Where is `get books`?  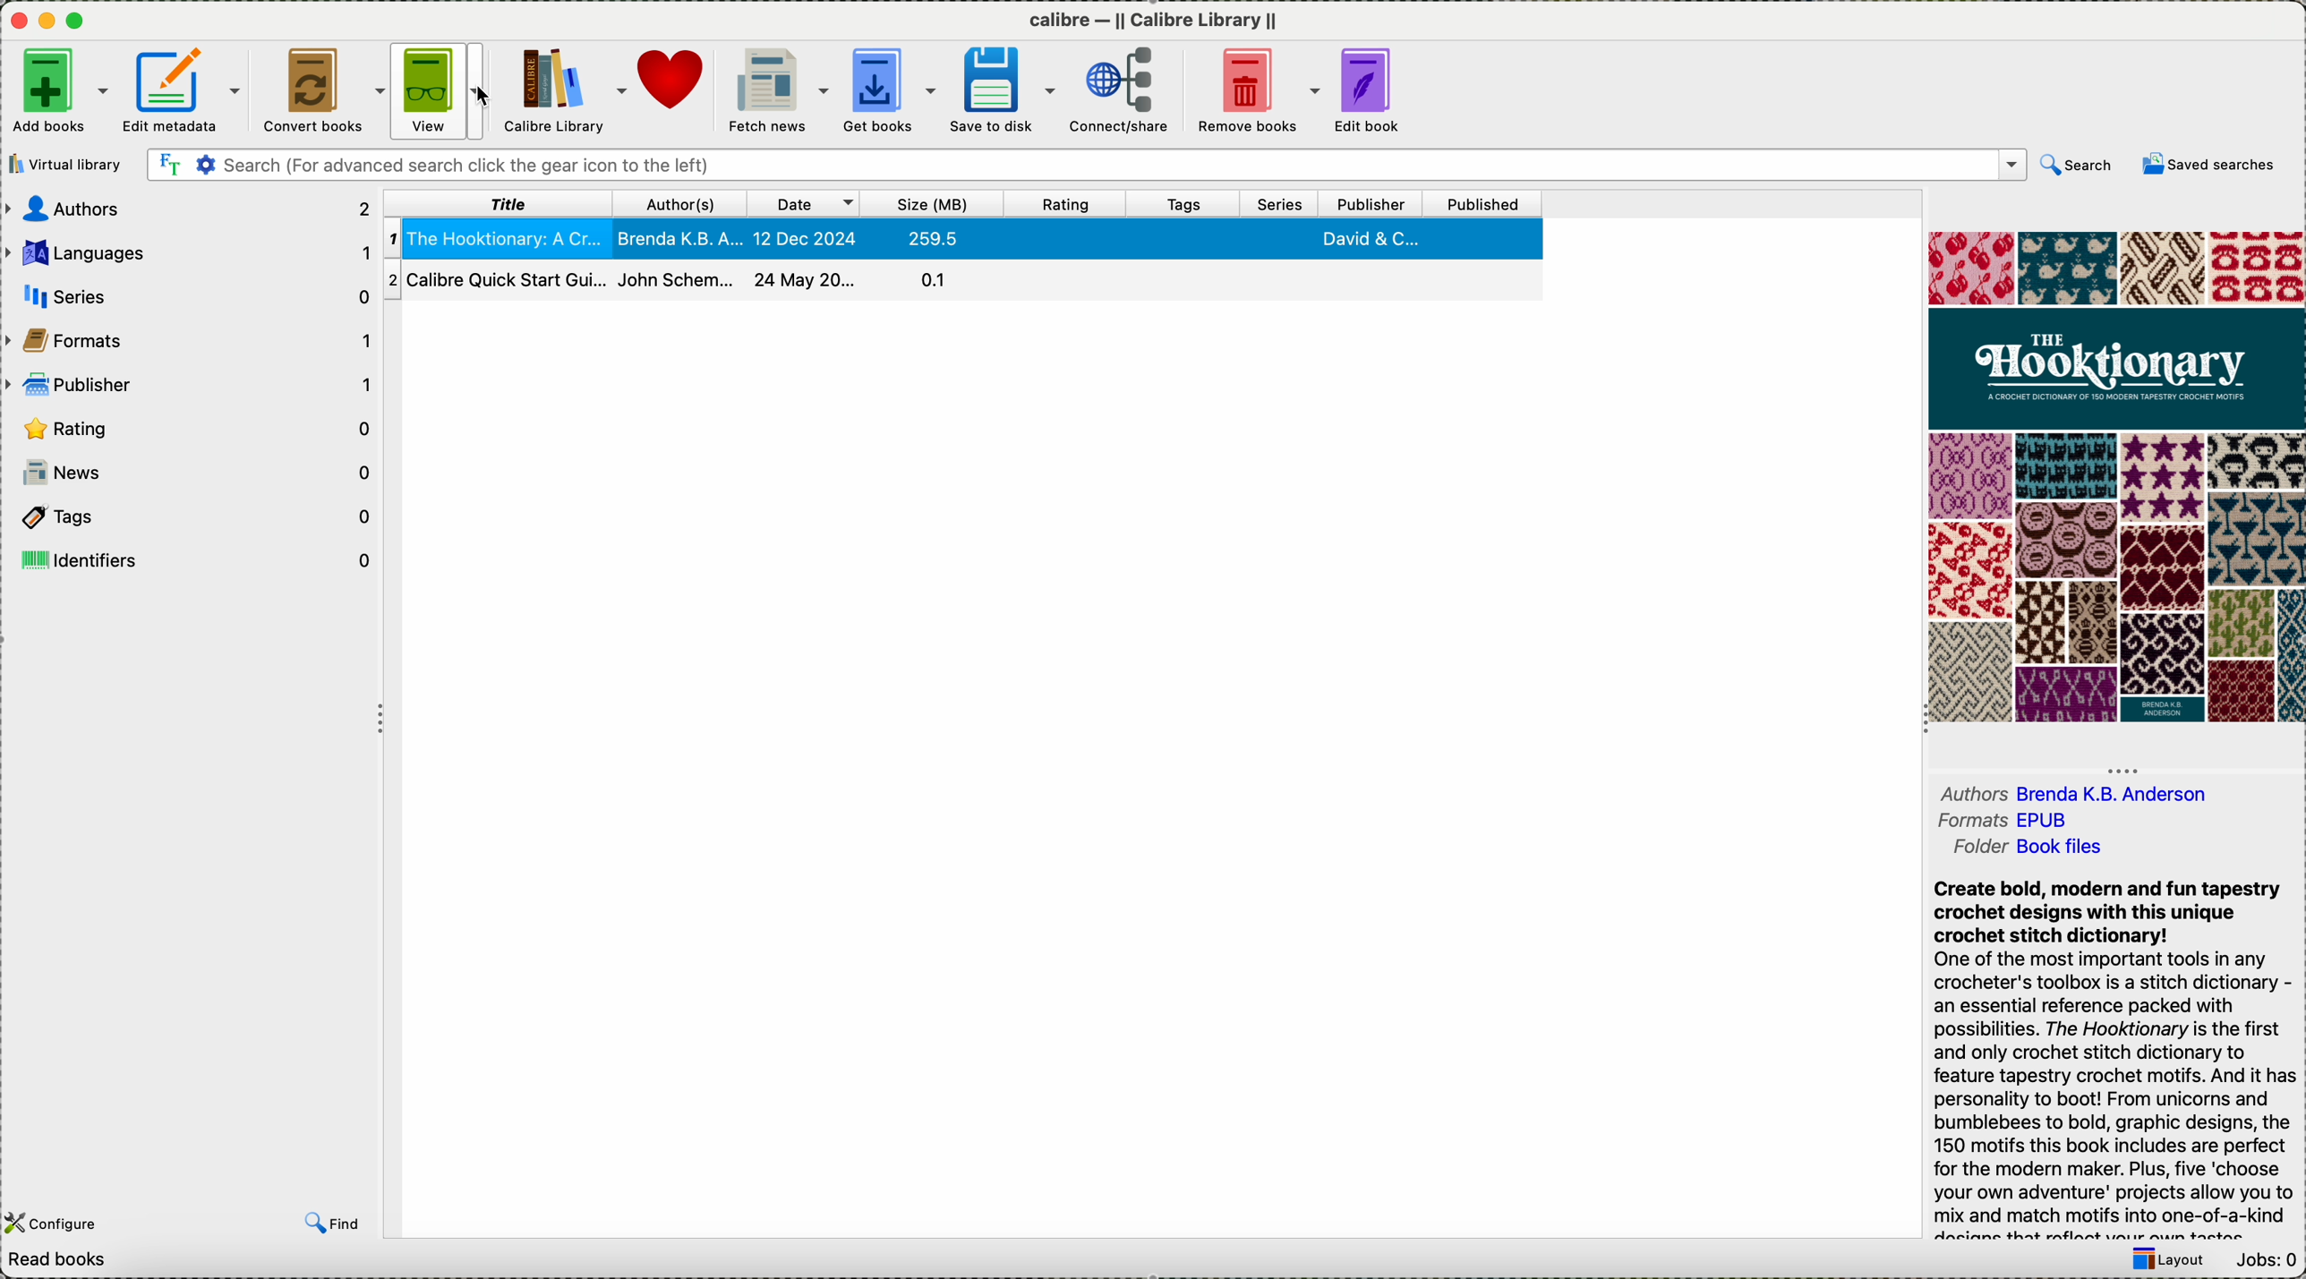
get books is located at coordinates (889, 86).